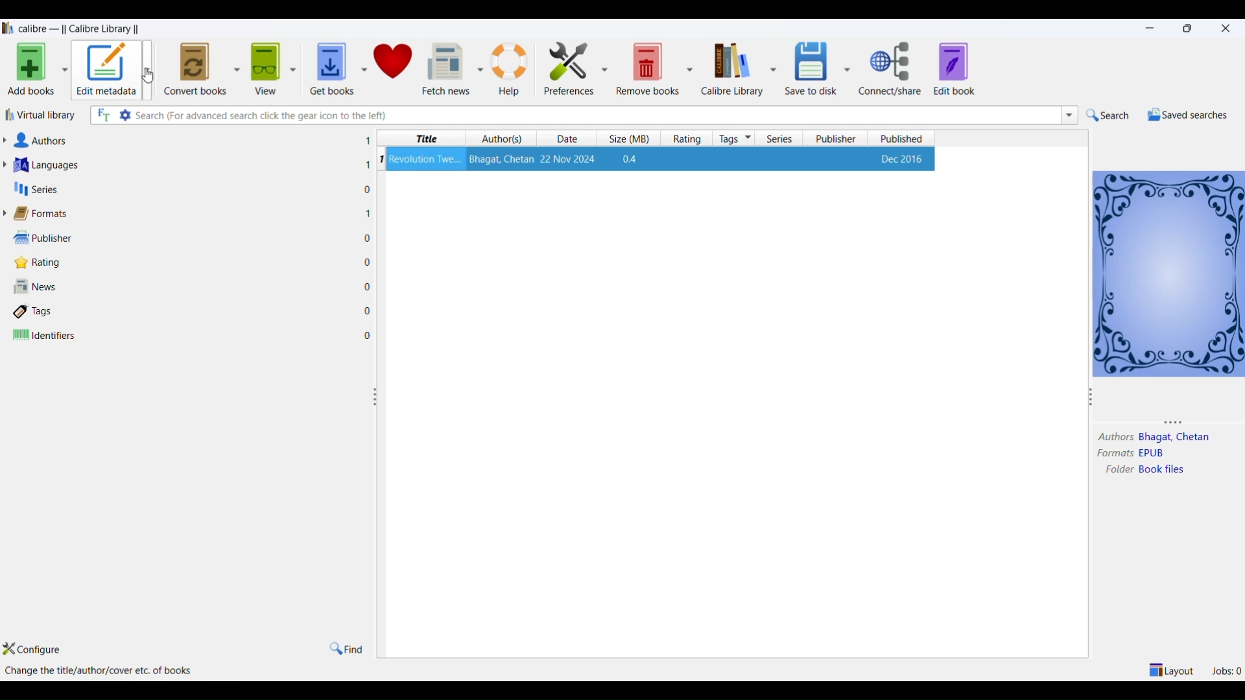 This screenshot has width=1245, height=700. I want to click on rating, so click(683, 139).